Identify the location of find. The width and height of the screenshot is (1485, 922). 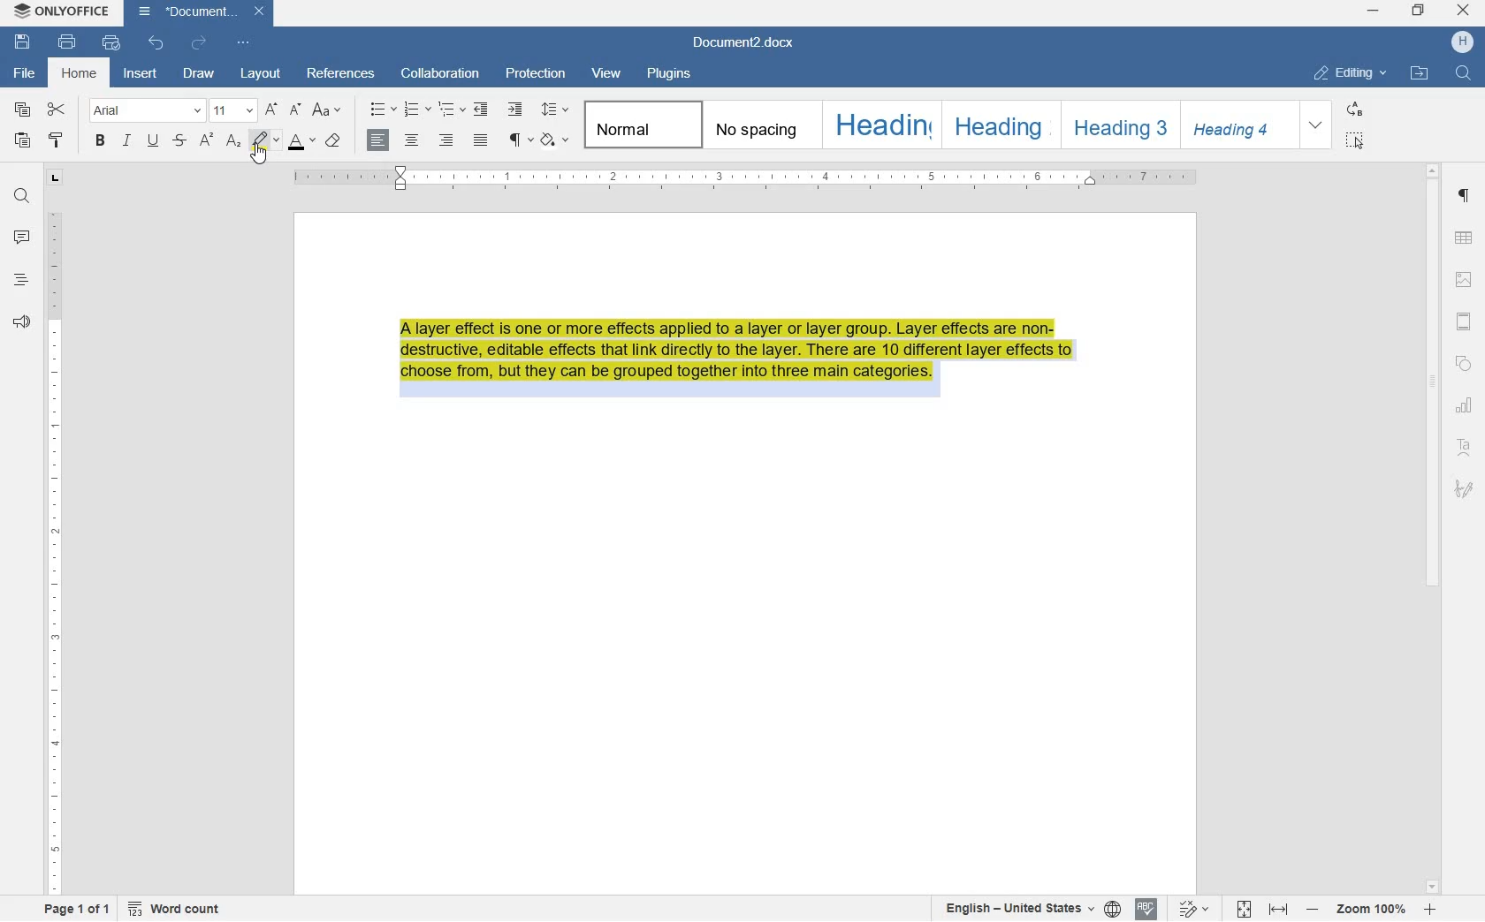
(1464, 74).